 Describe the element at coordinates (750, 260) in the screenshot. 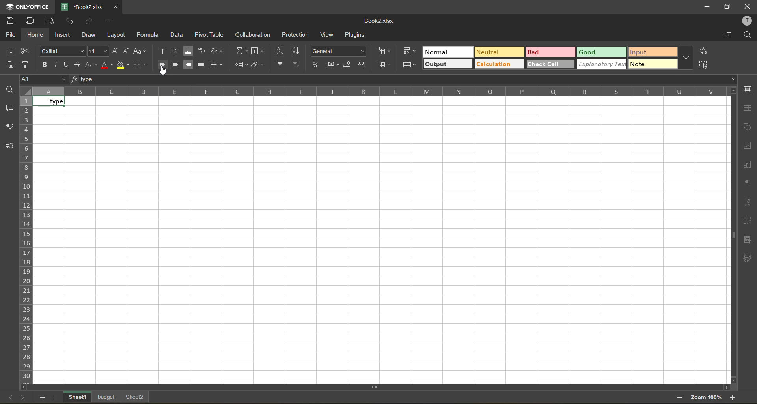

I see `signature` at that location.